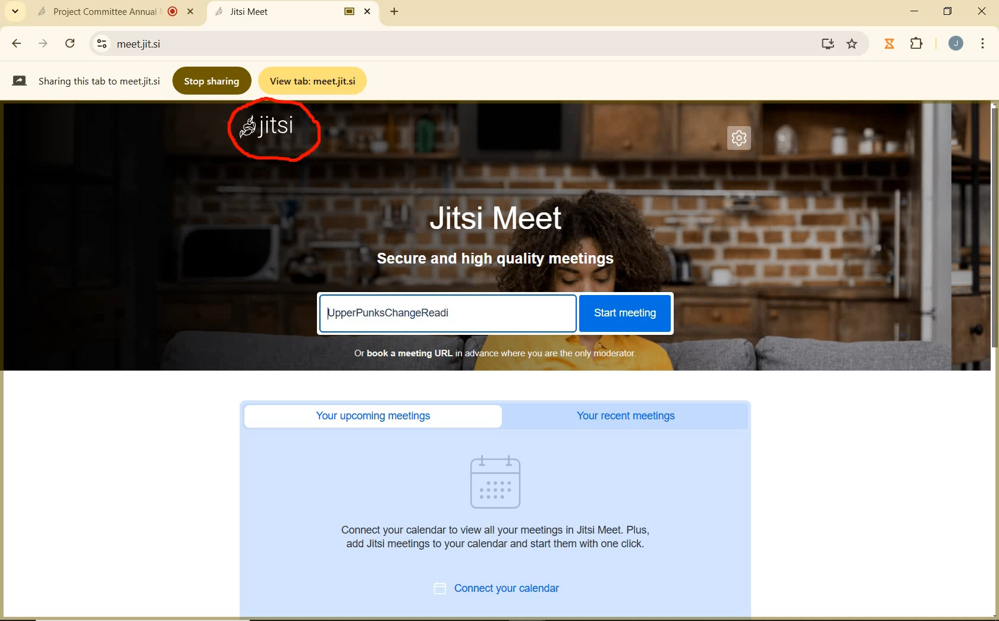 This screenshot has width=999, height=621. I want to click on Or book a meeting URL in advance where you are the only moderator., so click(494, 353).